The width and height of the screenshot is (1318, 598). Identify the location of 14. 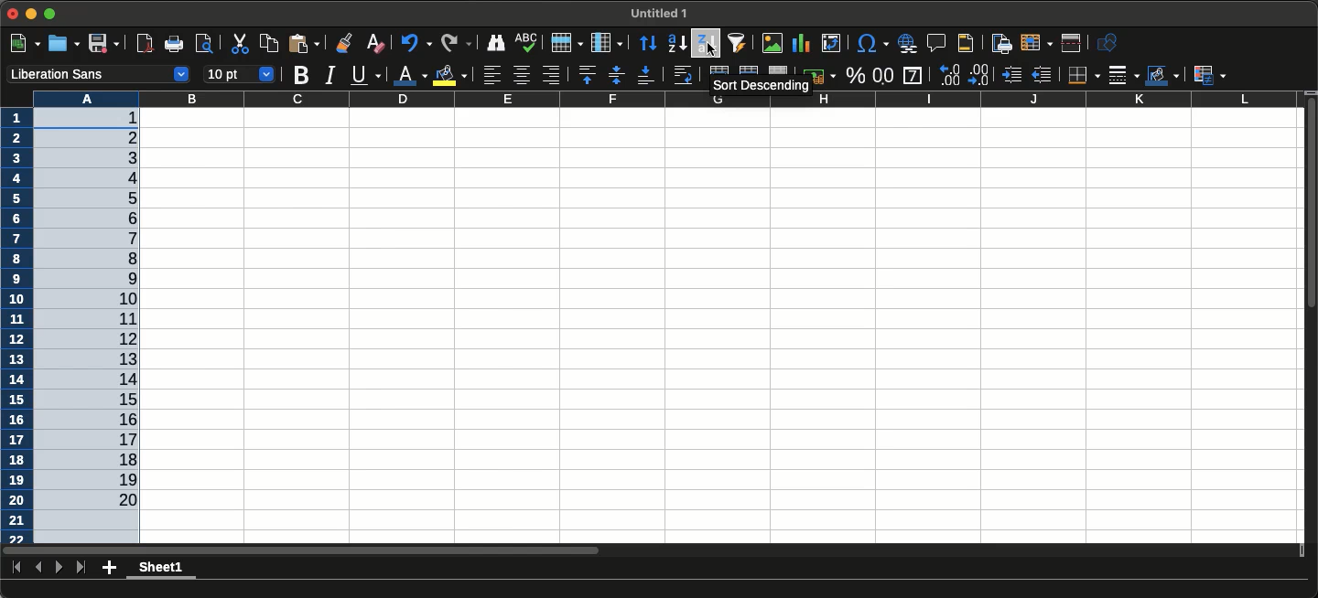
(119, 377).